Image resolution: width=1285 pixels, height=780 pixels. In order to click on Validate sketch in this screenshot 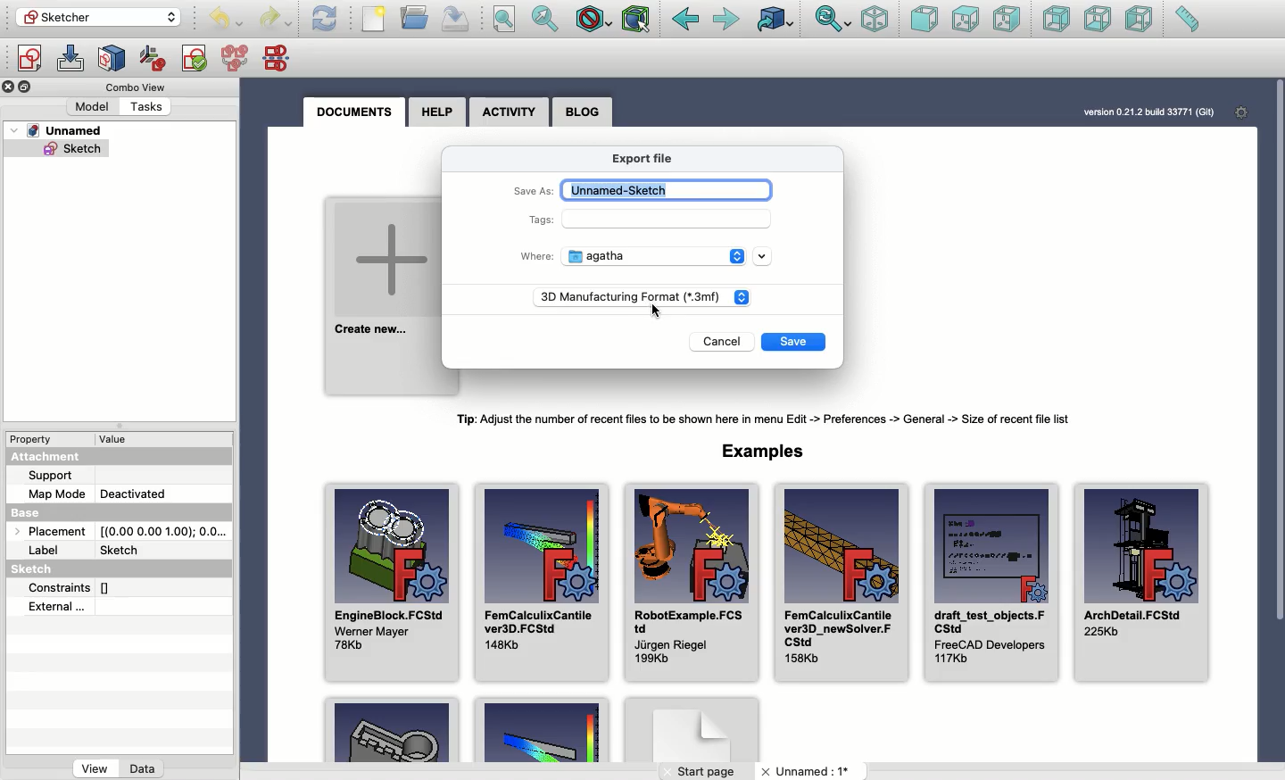, I will do `click(194, 57)`.